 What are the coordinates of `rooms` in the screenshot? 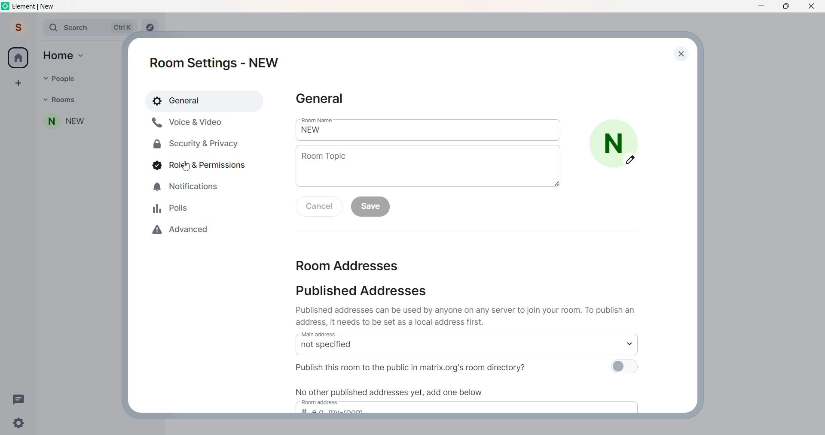 It's located at (62, 101).